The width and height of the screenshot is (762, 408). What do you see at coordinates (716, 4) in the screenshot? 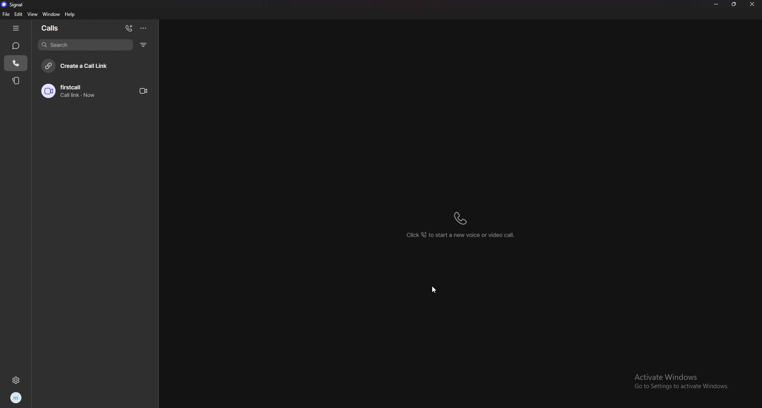
I see `minimize` at bounding box center [716, 4].